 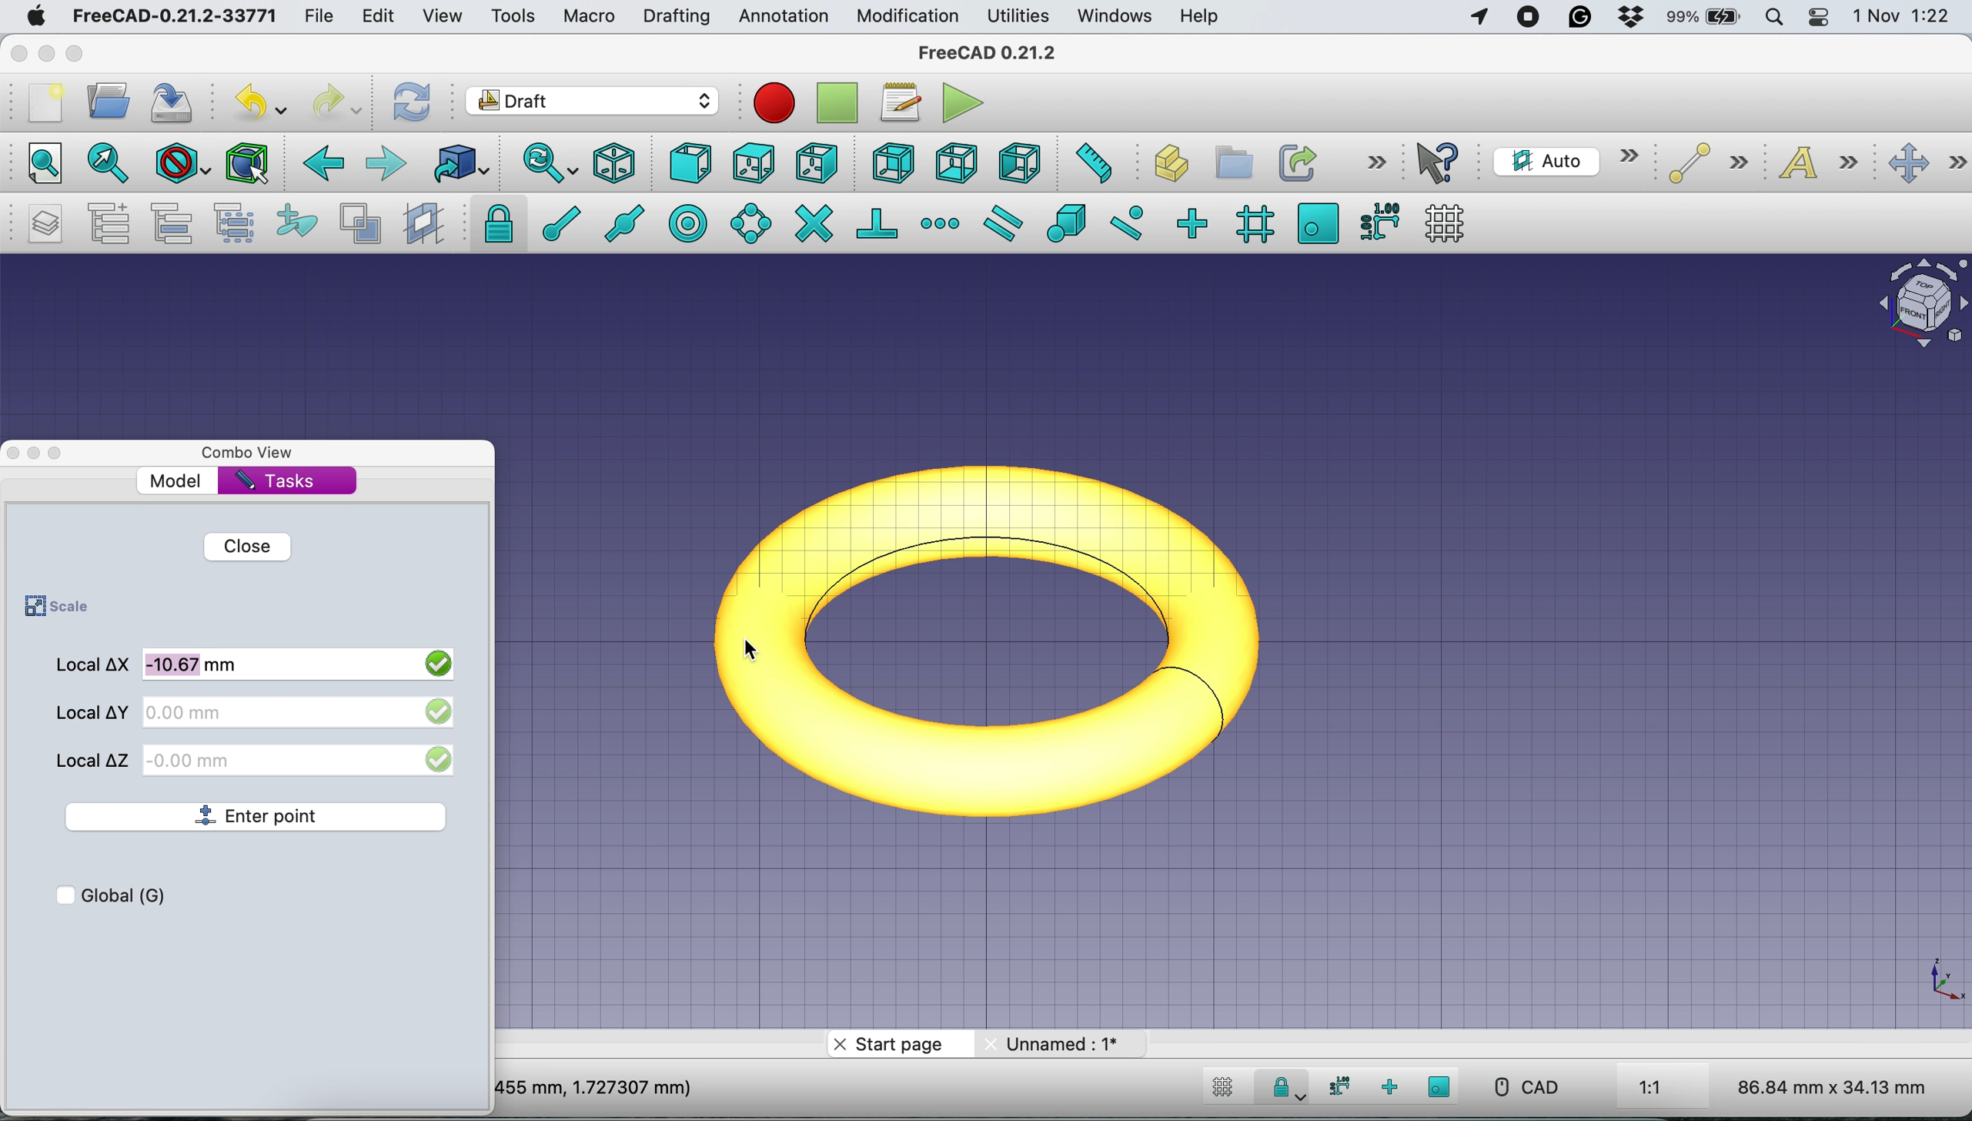 I want to click on snap midpoint, so click(x=628, y=222).